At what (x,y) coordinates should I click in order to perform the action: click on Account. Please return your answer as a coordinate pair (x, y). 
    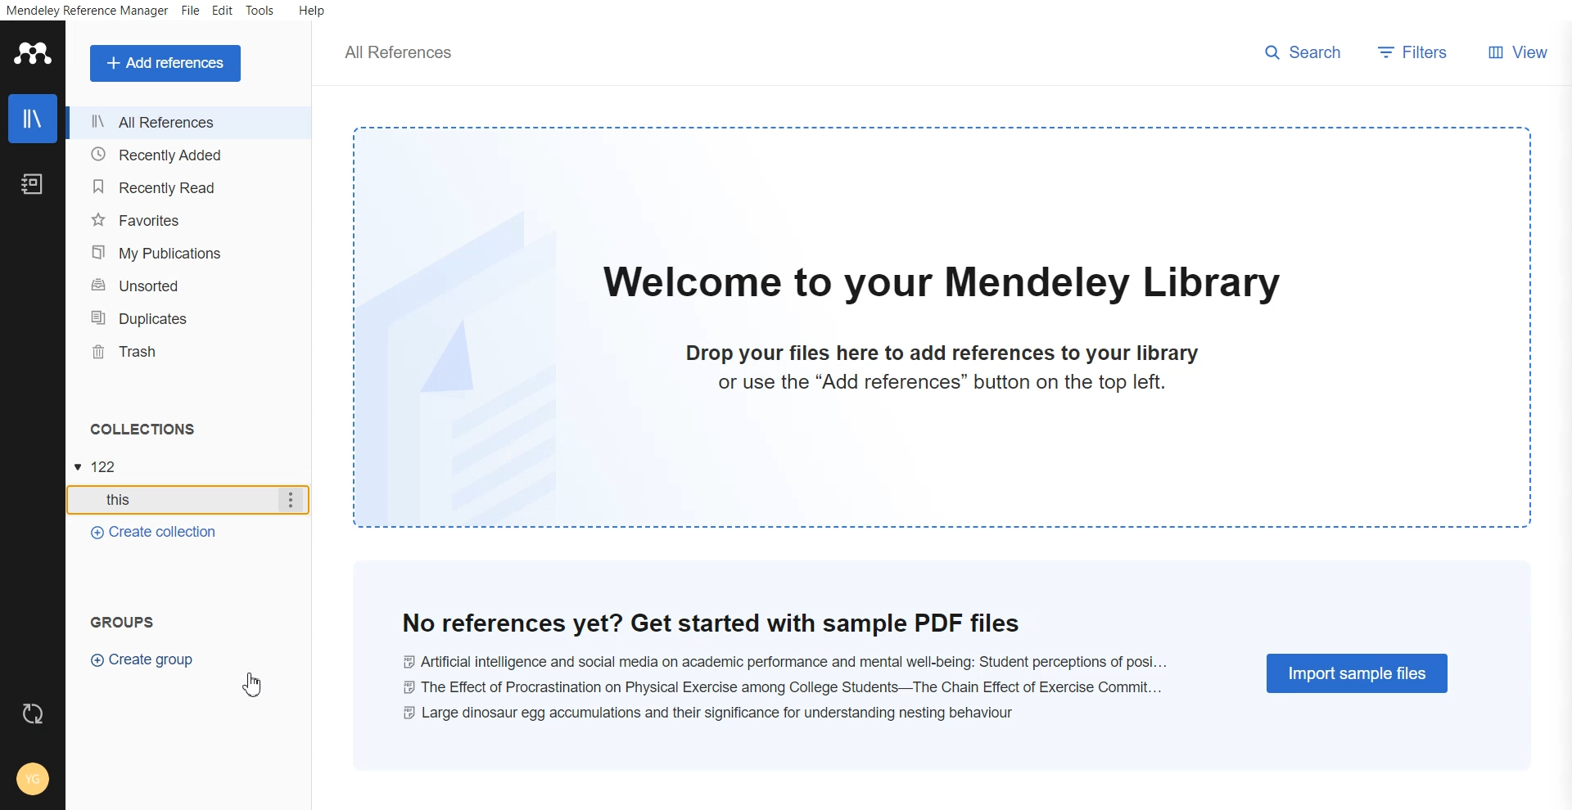
    Looking at the image, I should click on (33, 776).